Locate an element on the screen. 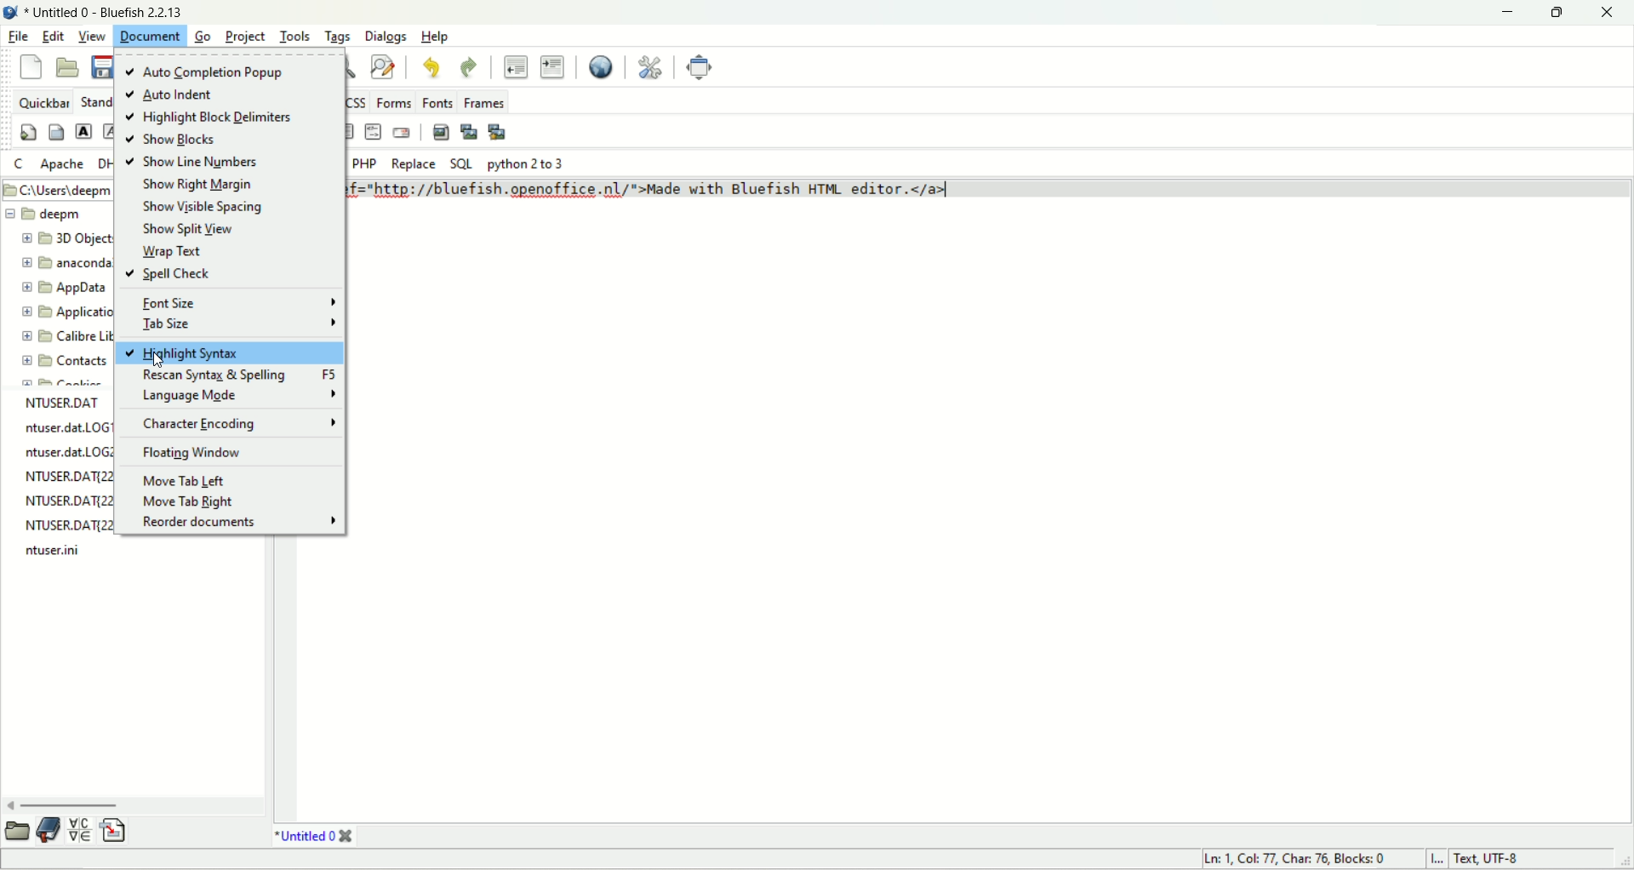 The image size is (1634, 870). preview in browser is located at coordinates (602, 66).